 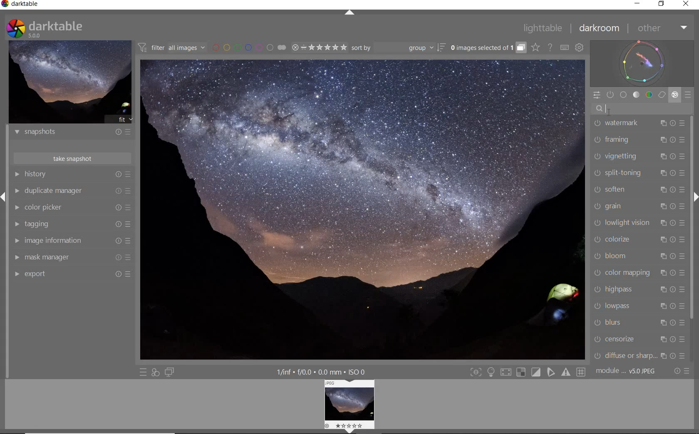 I want to click on multiple instance actions, so click(x=663, y=189).